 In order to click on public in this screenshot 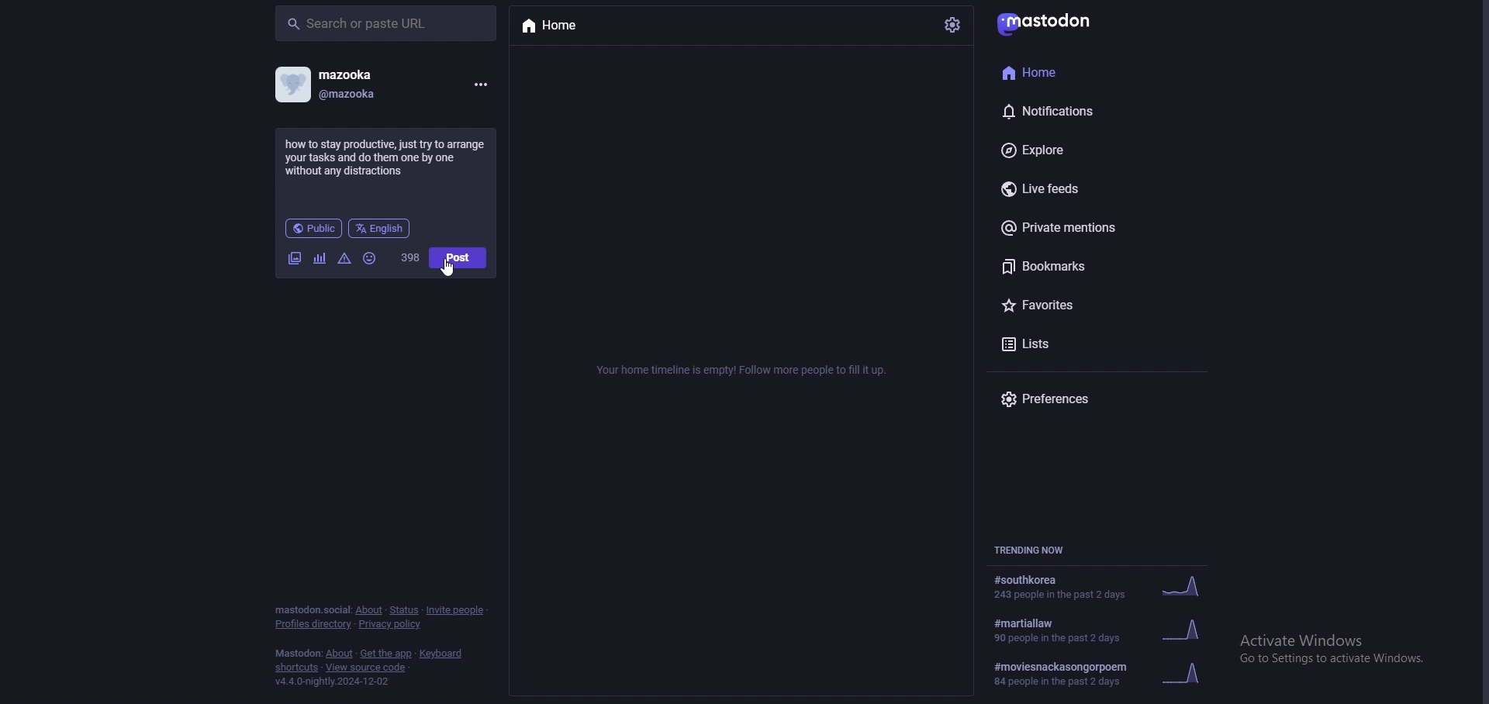, I will do `click(313, 228)`.